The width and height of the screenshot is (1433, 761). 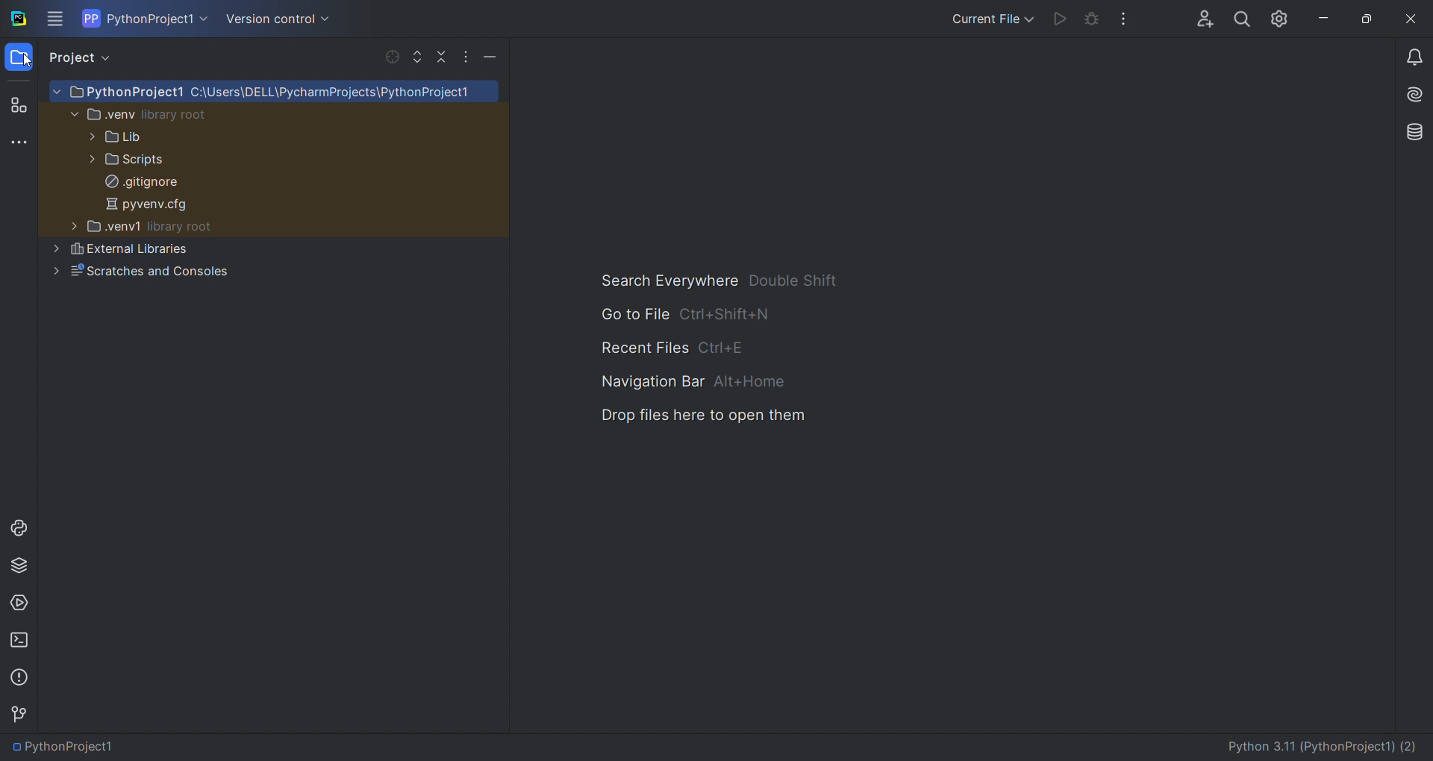 What do you see at coordinates (1415, 17) in the screenshot?
I see `close` at bounding box center [1415, 17].